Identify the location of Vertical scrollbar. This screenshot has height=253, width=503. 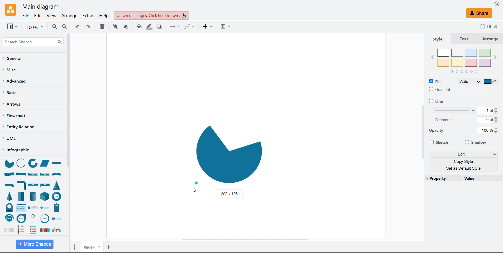
(423, 132).